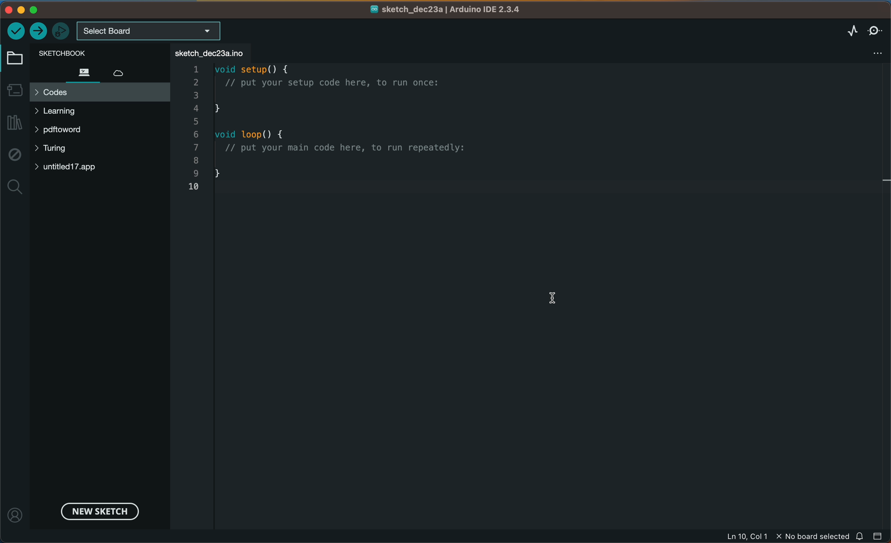 This screenshot has width=891, height=543. What do you see at coordinates (16, 510) in the screenshot?
I see `profile` at bounding box center [16, 510].